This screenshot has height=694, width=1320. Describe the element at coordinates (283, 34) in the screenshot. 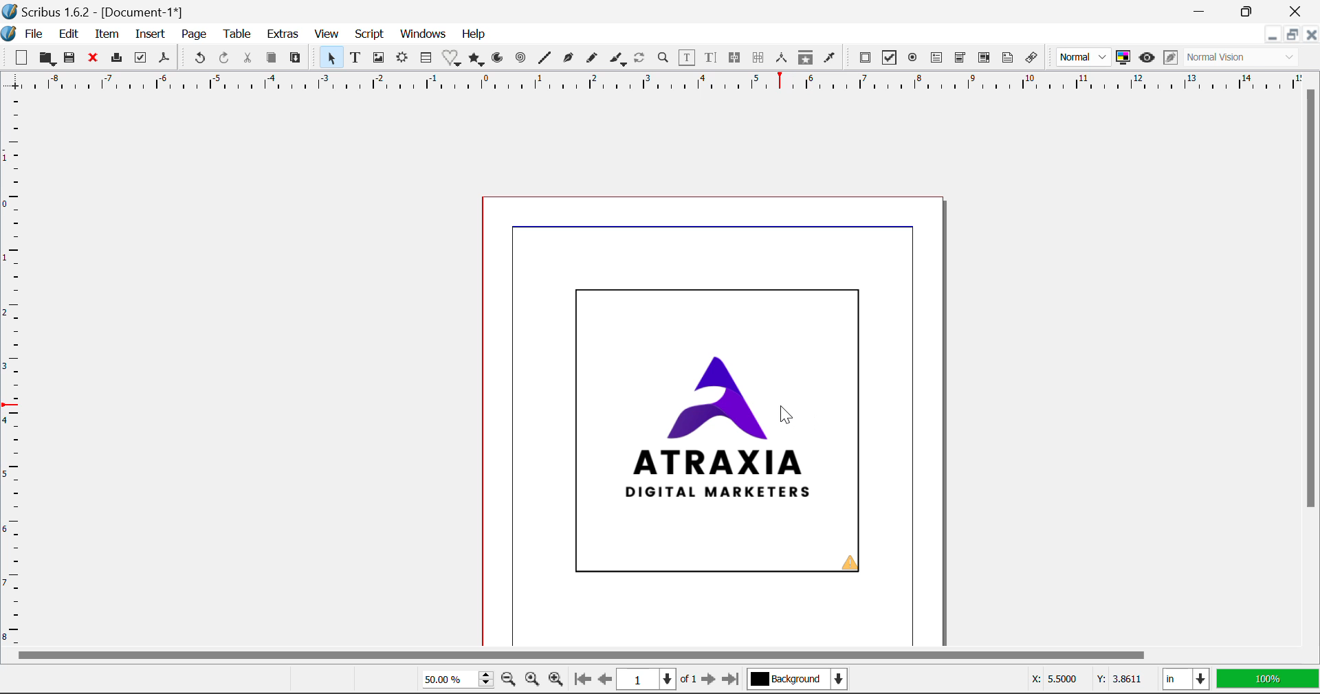

I see `Extras` at that location.